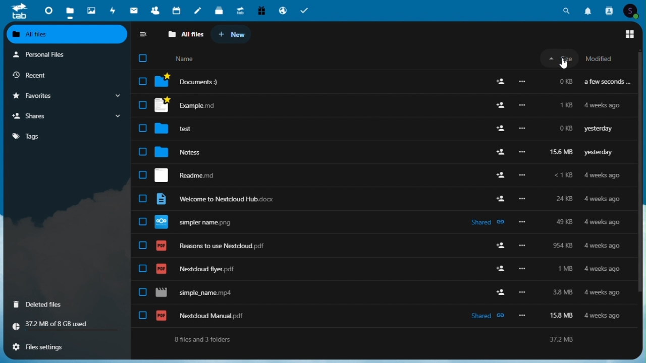 The width and height of the screenshot is (646, 363). Describe the element at coordinates (113, 11) in the screenshot. I see `activity` at that location.